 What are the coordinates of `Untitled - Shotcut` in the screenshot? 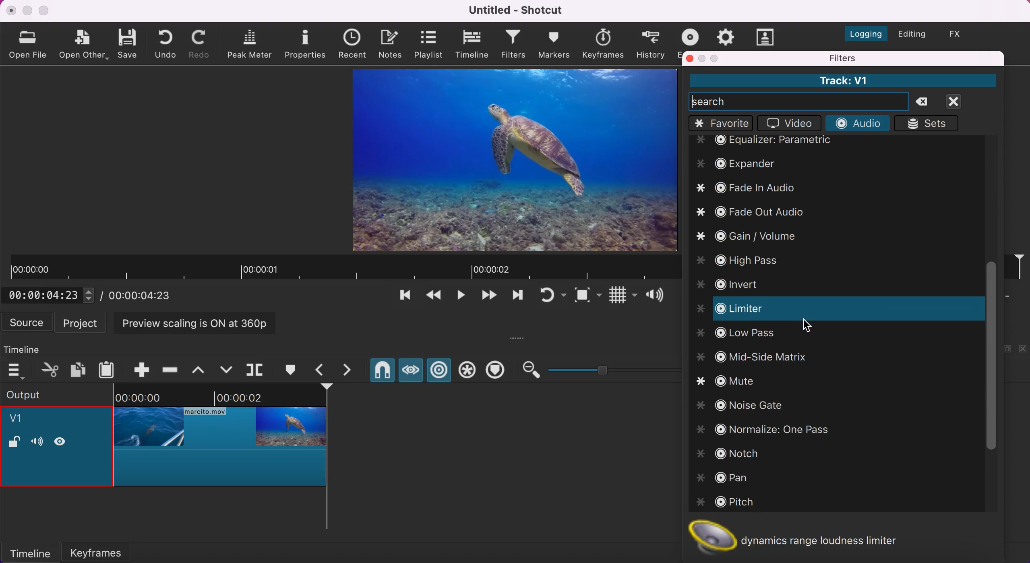 It's located at (518, 10).